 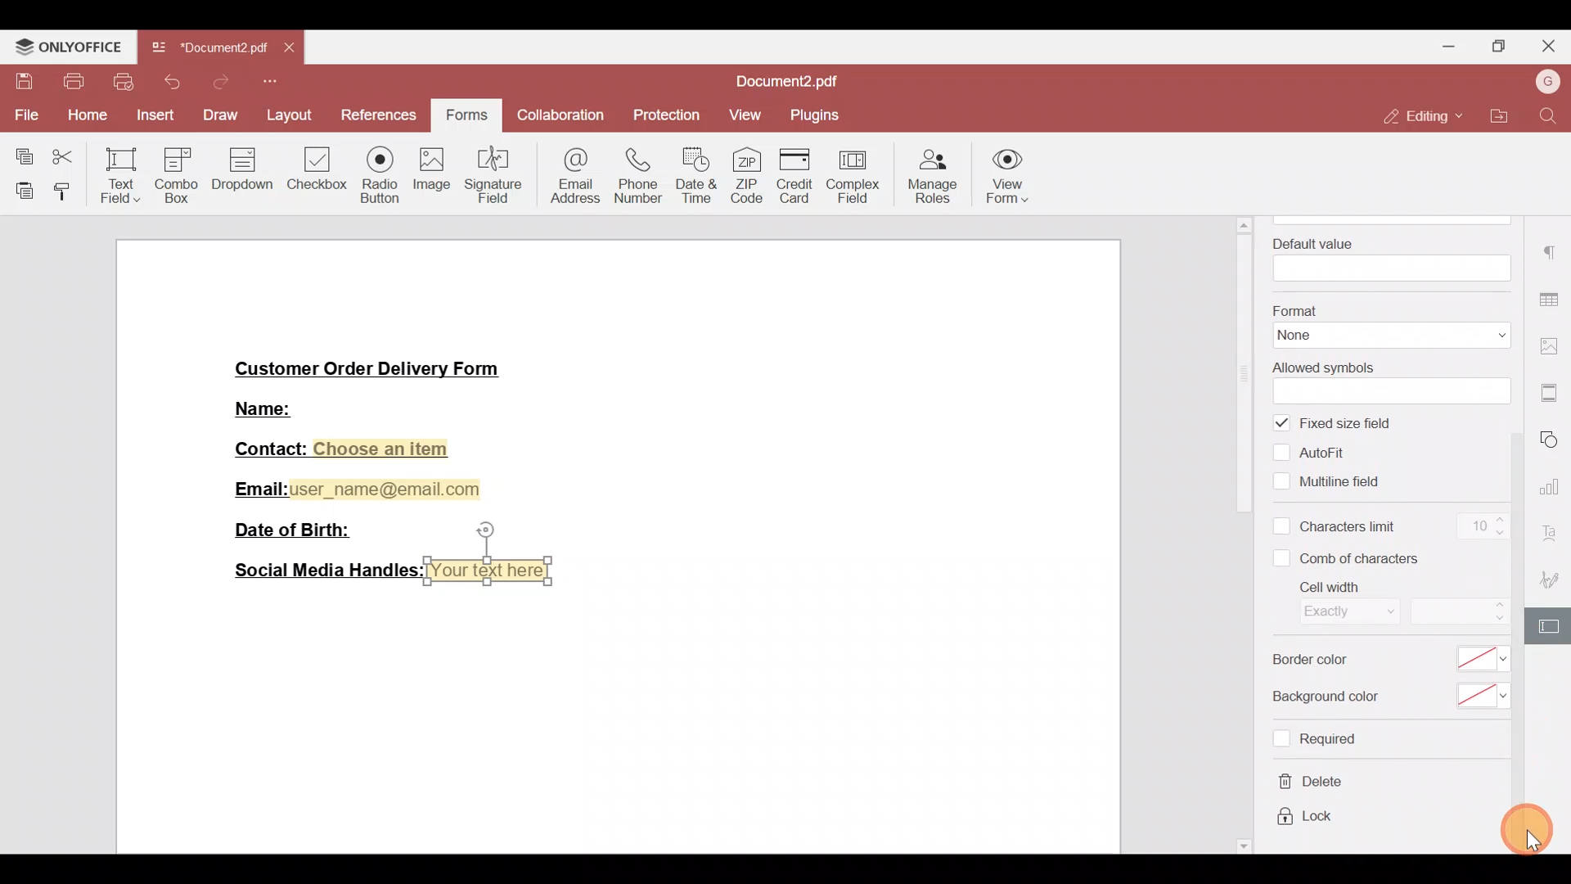 I want to click on Social Media Handles, so click(x=322, y=571).